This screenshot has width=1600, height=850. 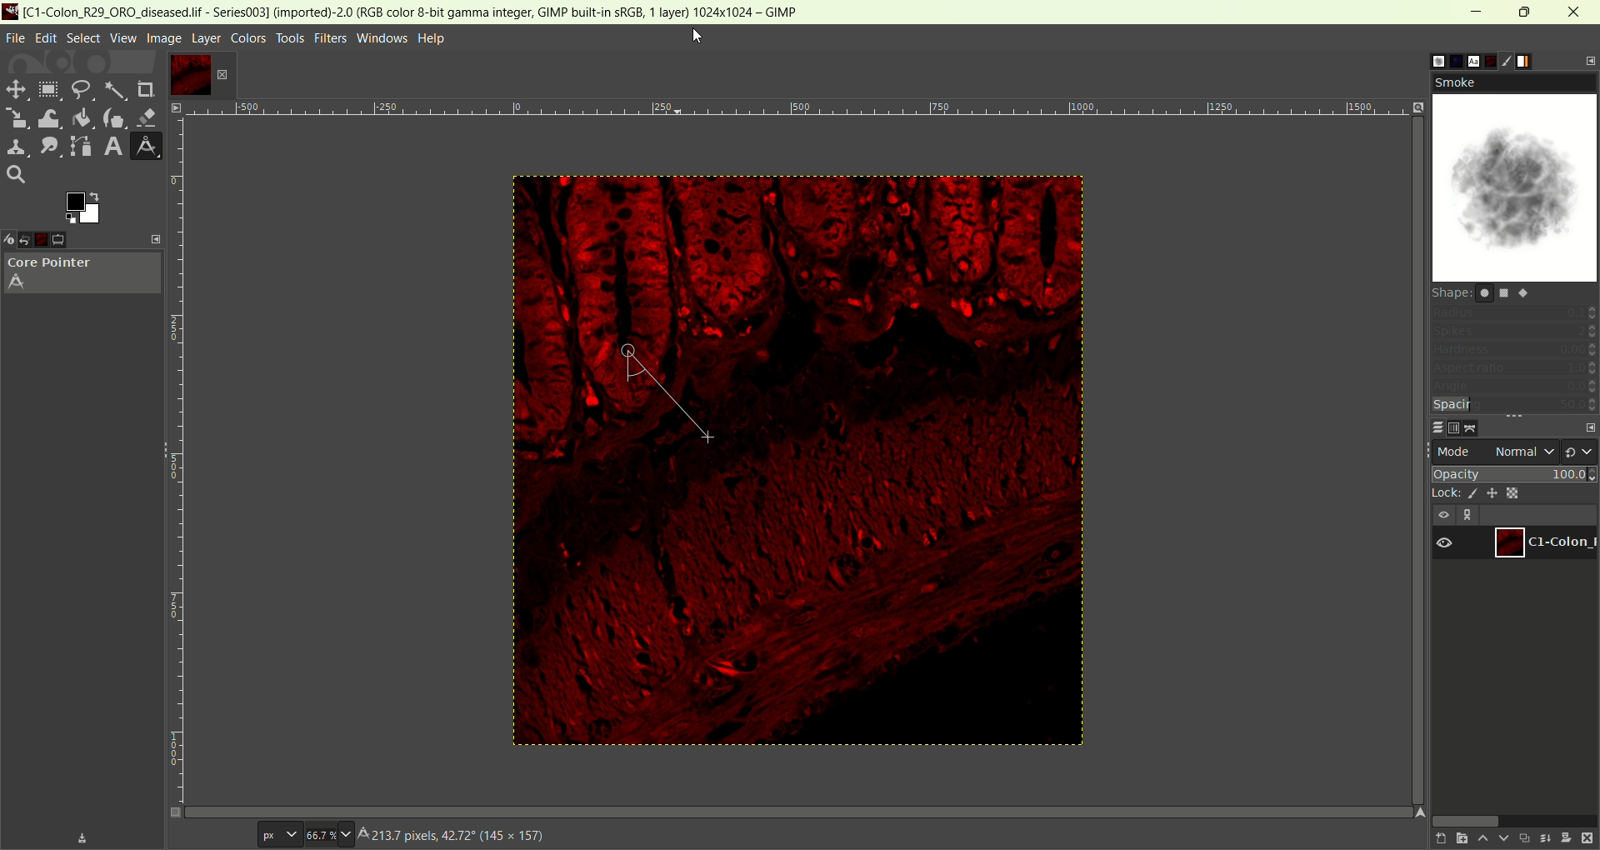 I want to click on hardness, so click(x=1514, y=351).